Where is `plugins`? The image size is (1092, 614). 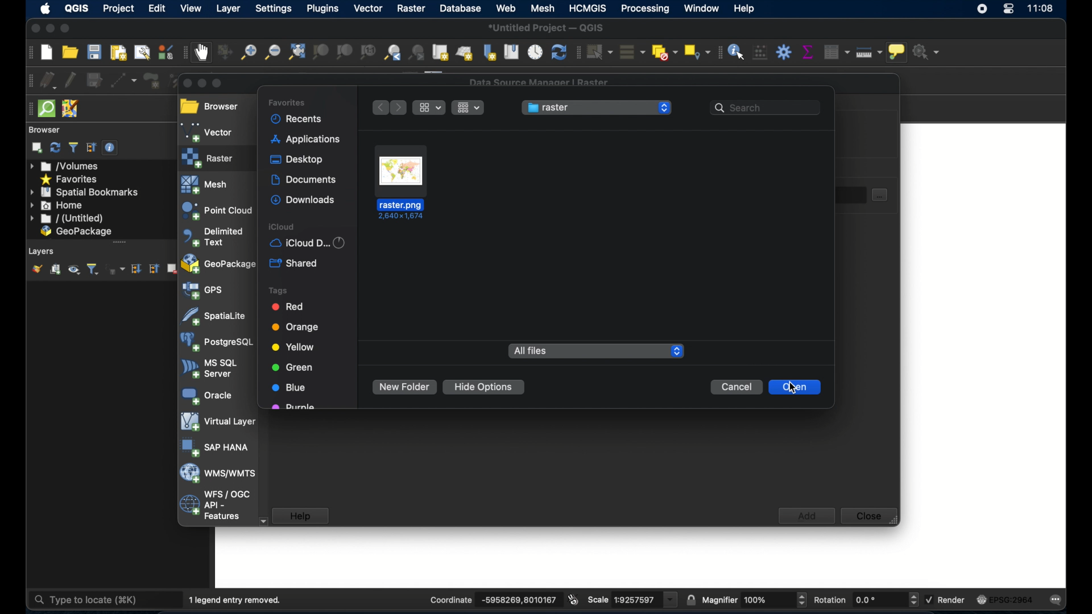
plugins is located at coordinates (322, 9).